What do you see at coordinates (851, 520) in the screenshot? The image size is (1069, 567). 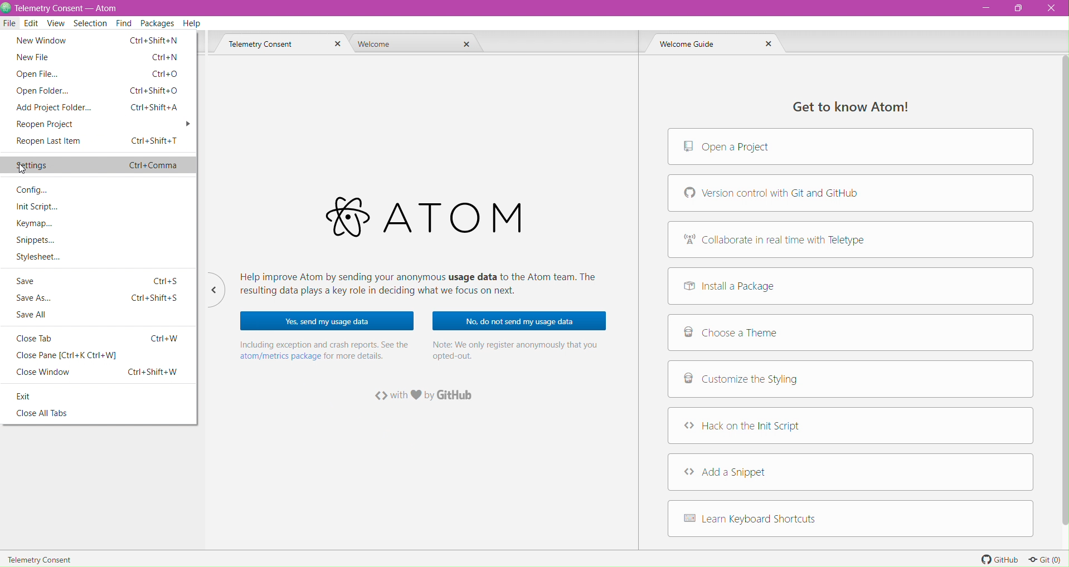 I see `Learn Keyboard Shortcuts` at bounding box center [851, 520].